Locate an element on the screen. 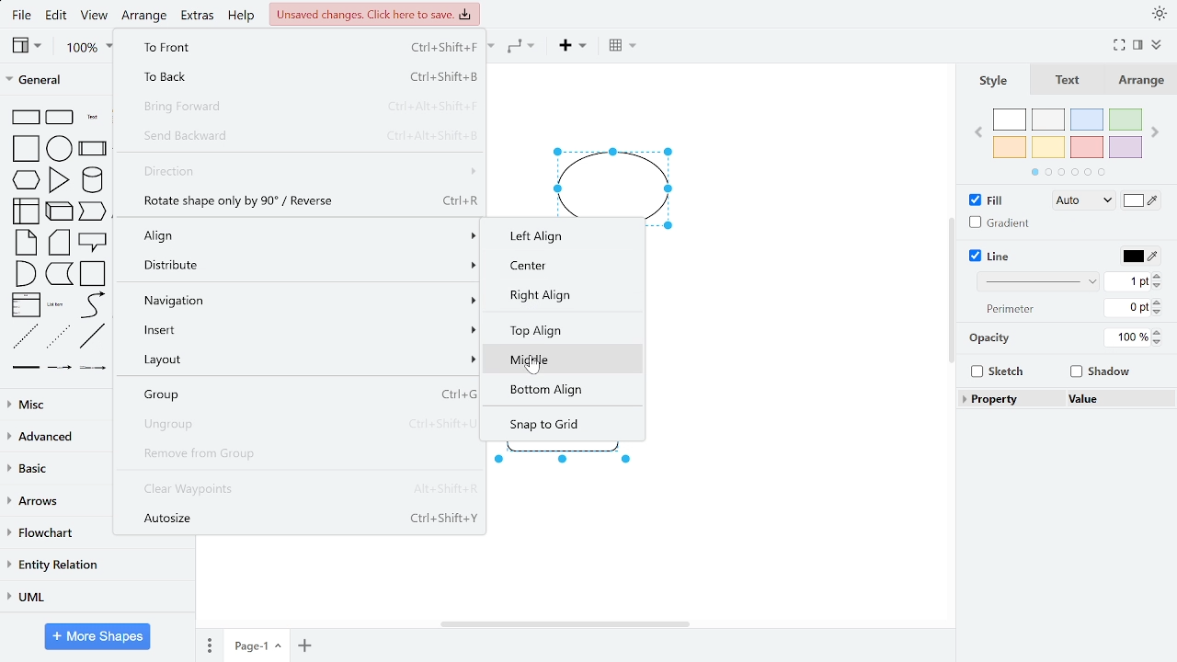 This screenshot has width=1177, height=662. remove from the group is located at coordinates (300, 454).